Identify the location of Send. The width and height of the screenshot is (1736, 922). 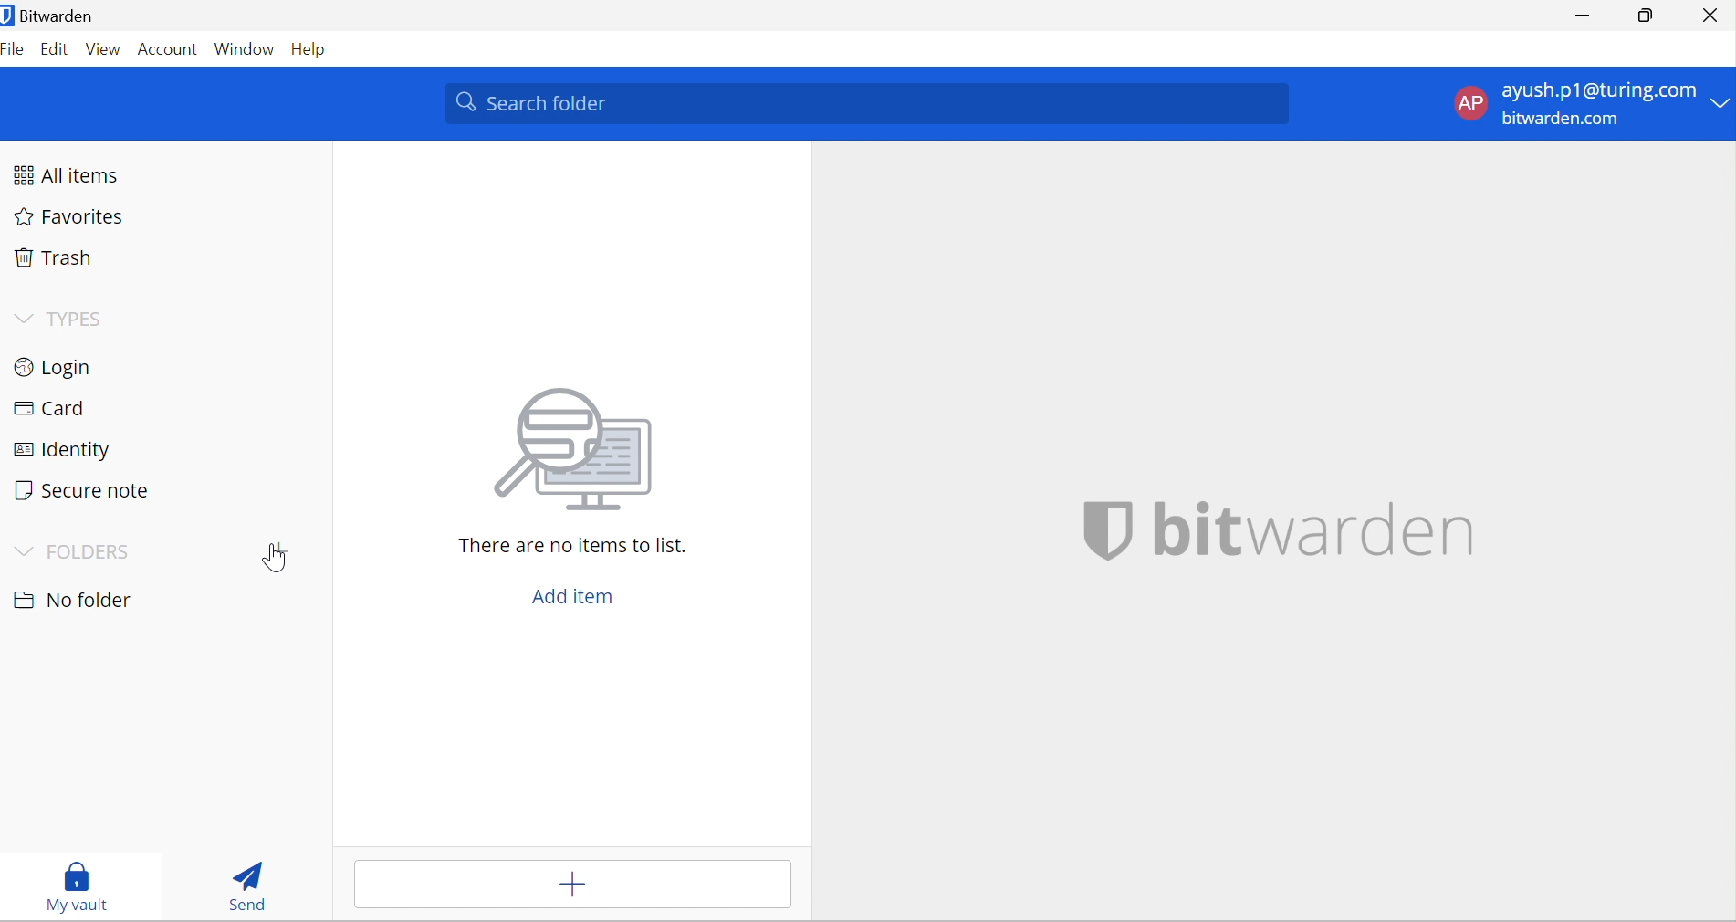
(254, 883).